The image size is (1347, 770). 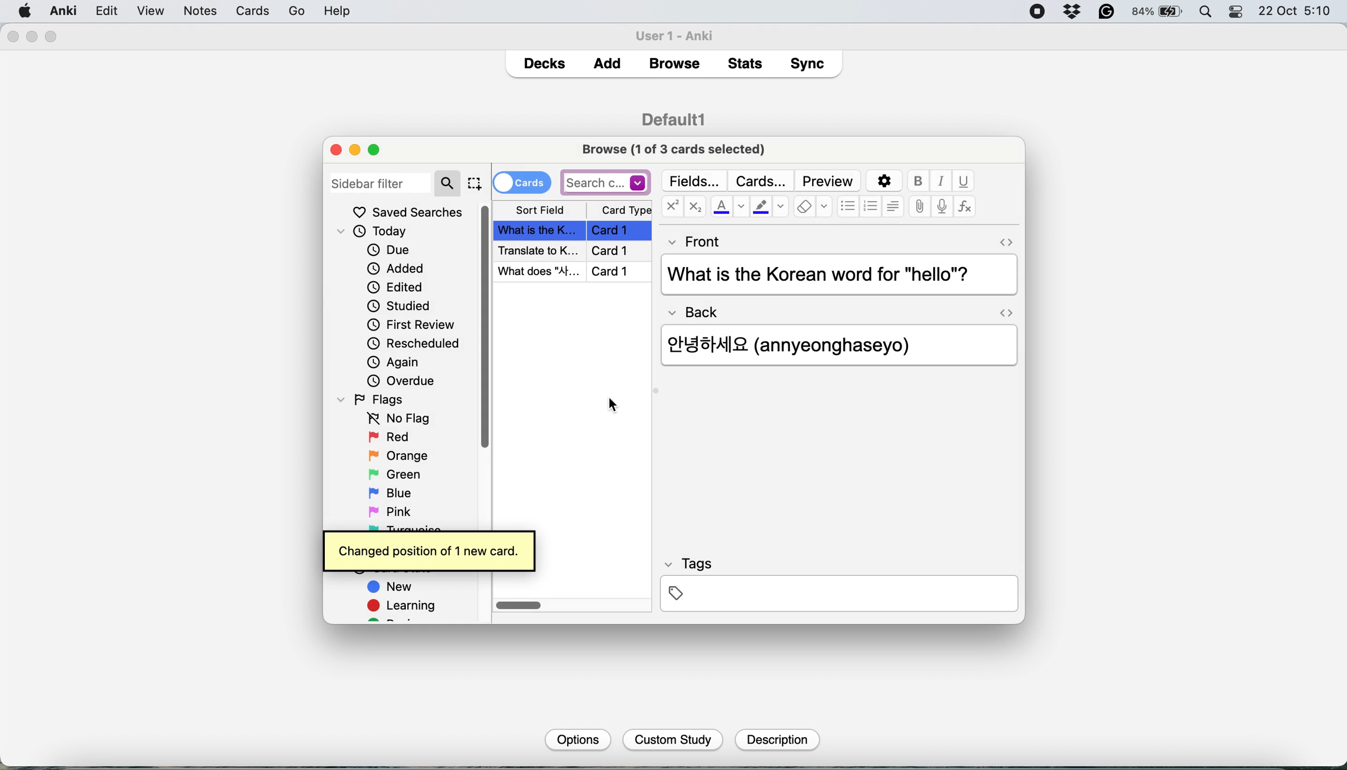 I want to click on green, so click(x=403, y=473).